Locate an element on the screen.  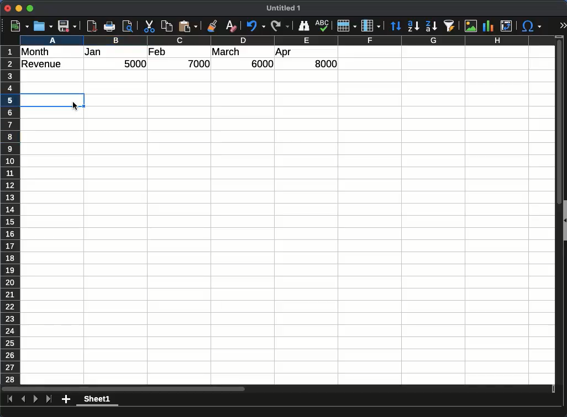
maximize is located at coordinates (30, 8).